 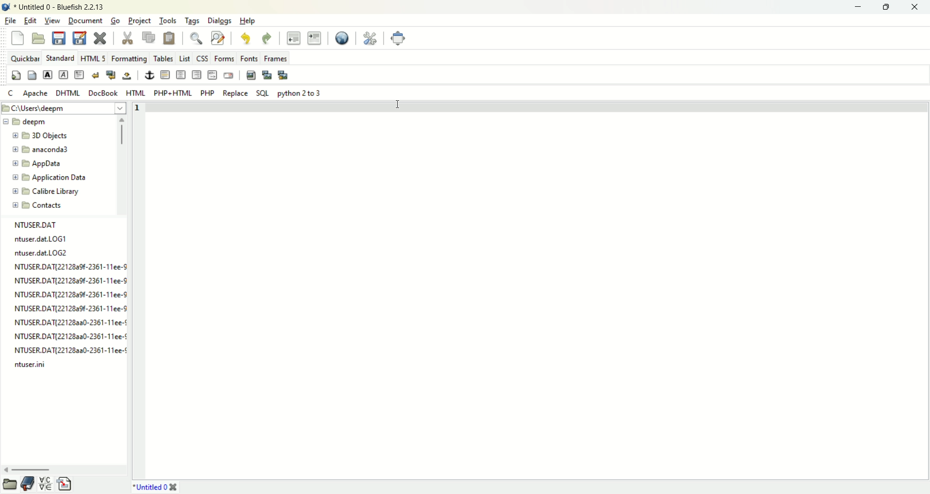 What do you see at coordinates (196, 75) in the screenshot?
I see `right justify` at bounding box center [196, 75].